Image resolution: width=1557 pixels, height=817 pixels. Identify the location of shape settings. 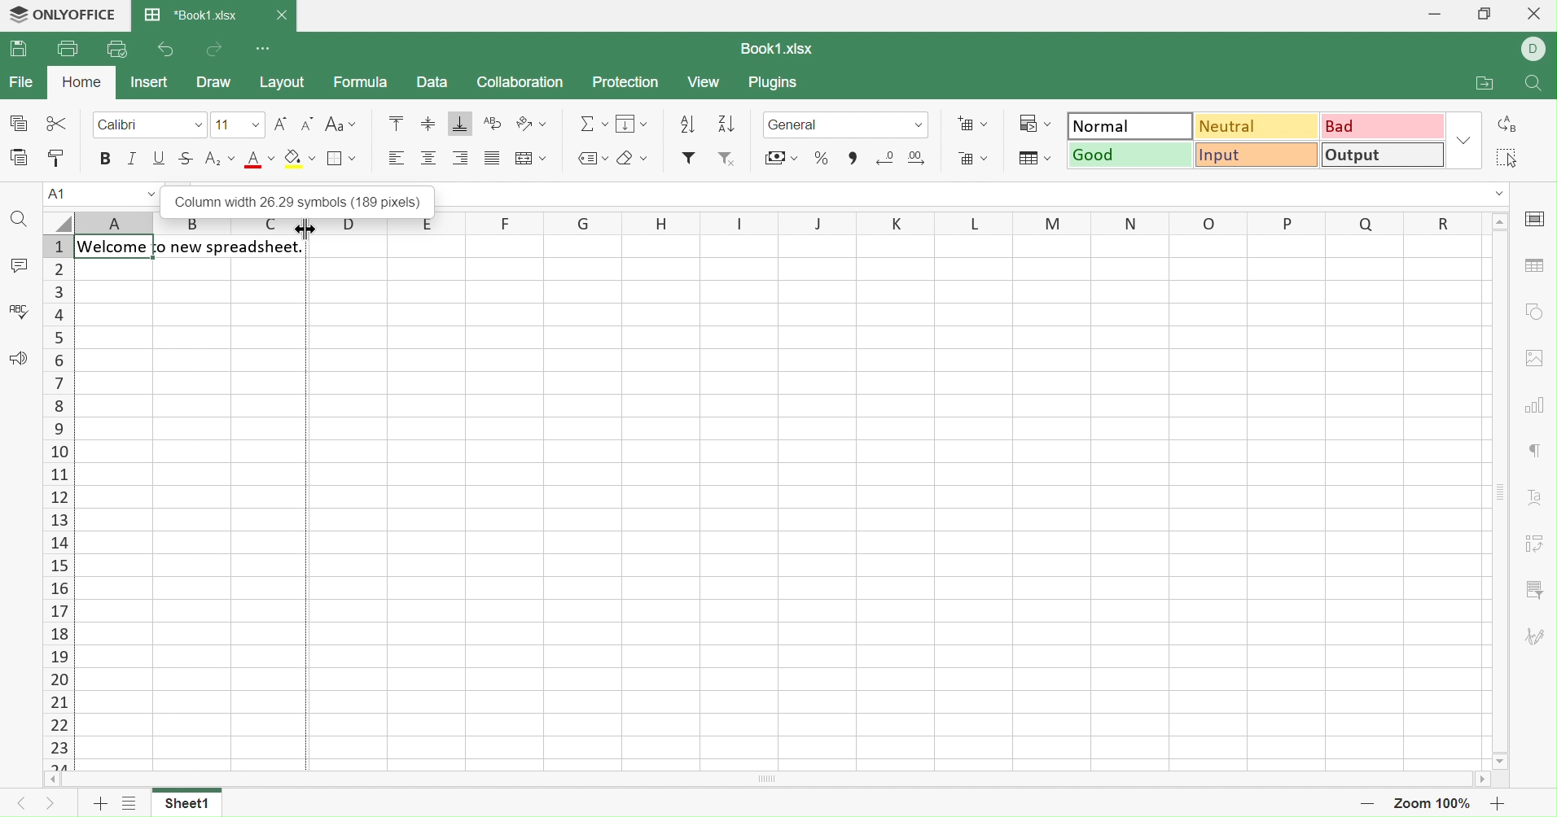
(1537, 308).